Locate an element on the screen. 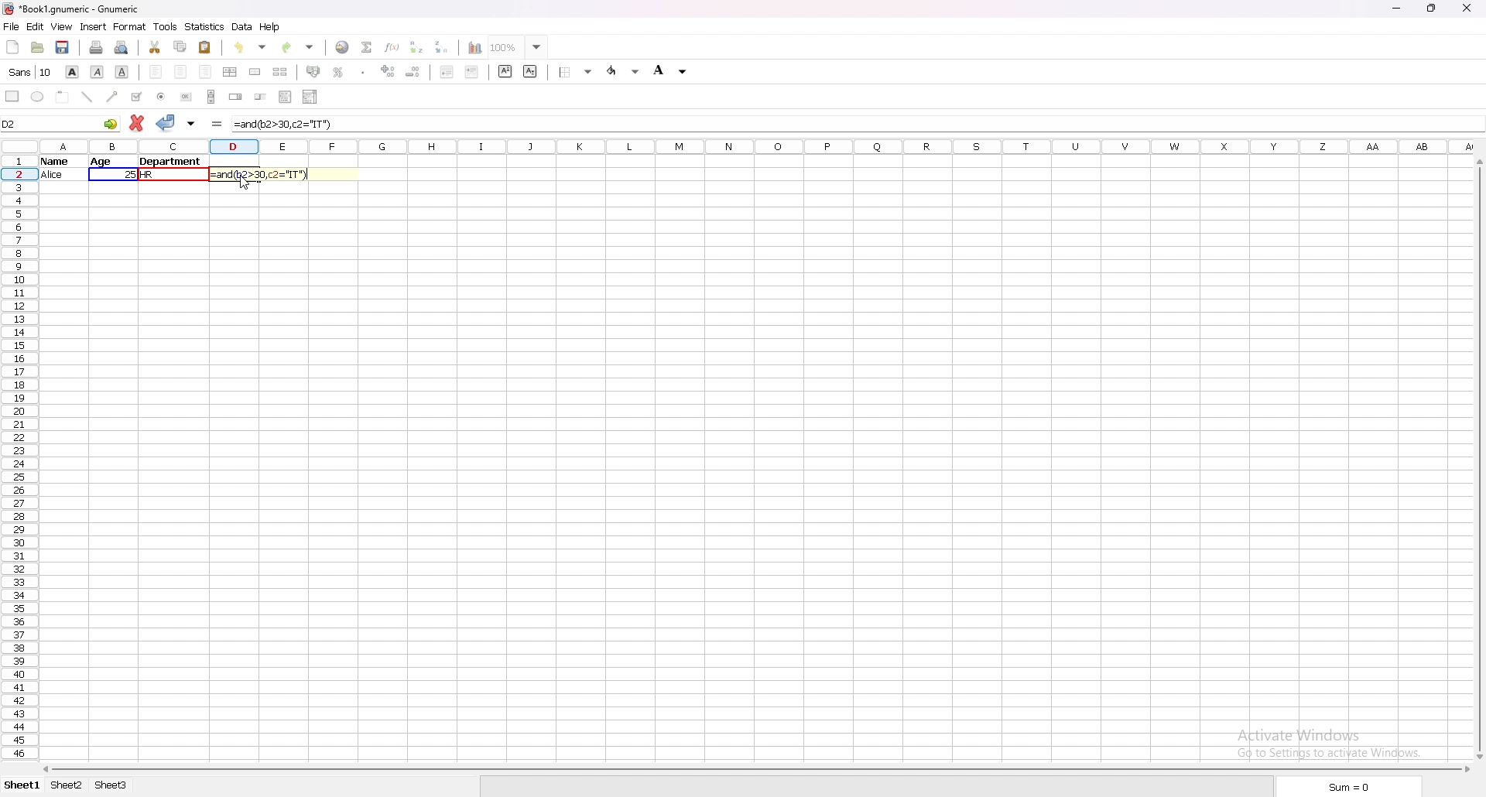  zoom is located at coordinates (519, 47).